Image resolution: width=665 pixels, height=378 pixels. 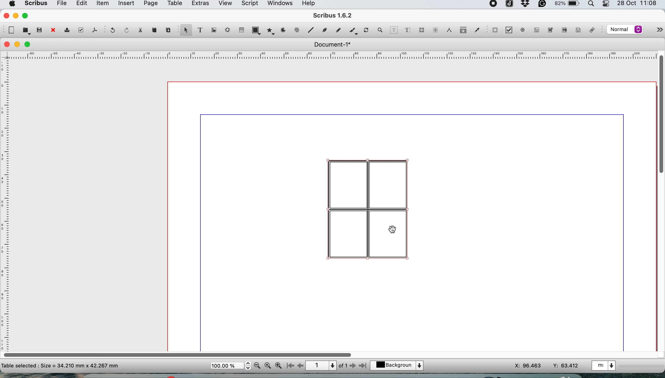 I want to click on windows, so click(x=280, y=5).